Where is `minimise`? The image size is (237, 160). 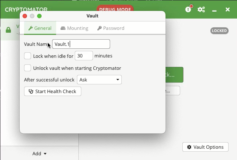 minimise is located at coordinates (216, 11).